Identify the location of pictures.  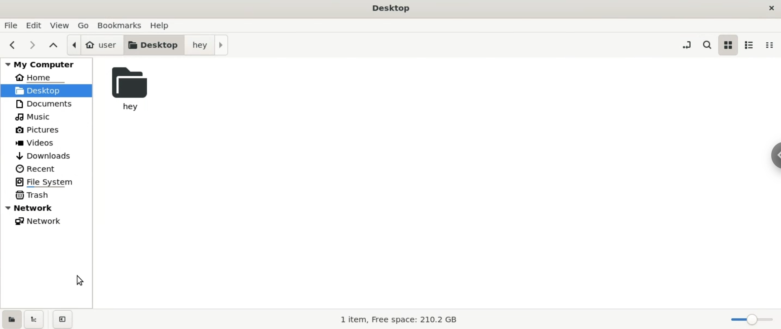
(35, 129).